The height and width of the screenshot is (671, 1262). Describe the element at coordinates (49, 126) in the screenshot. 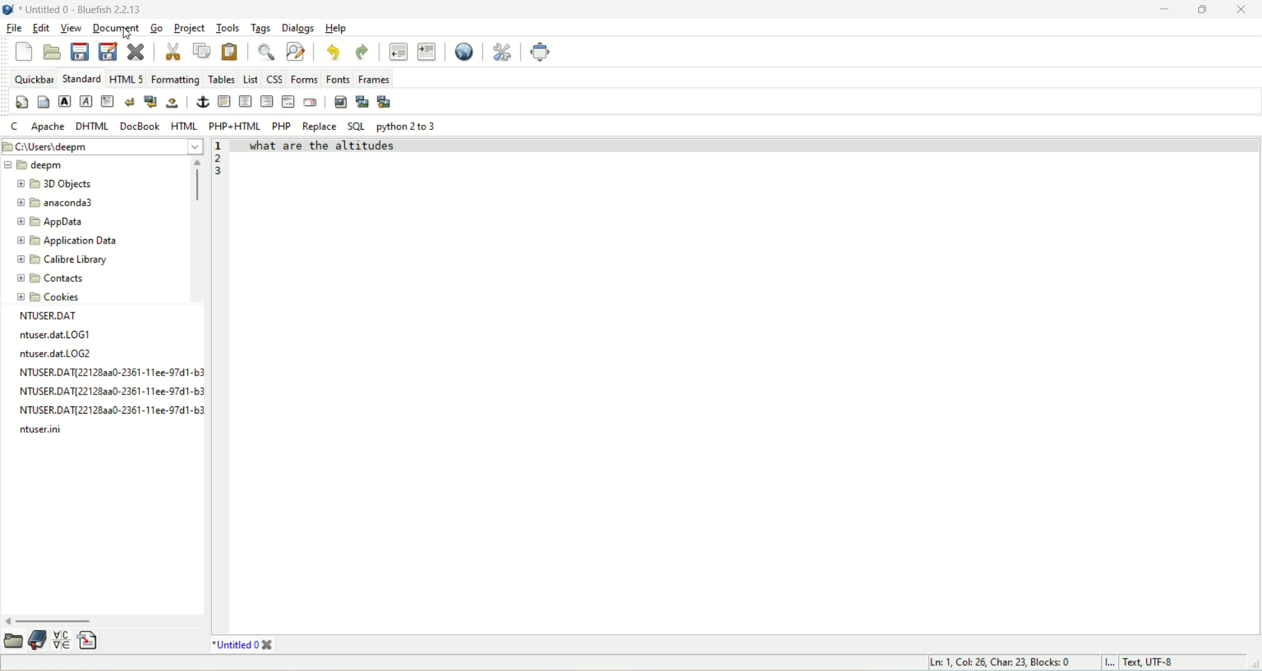

I see `Apache` at that location.